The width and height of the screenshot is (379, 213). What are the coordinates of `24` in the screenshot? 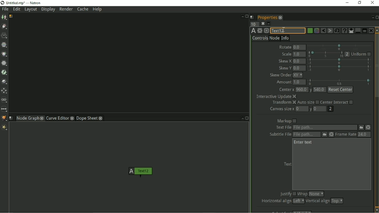 It's located at (364, 134).